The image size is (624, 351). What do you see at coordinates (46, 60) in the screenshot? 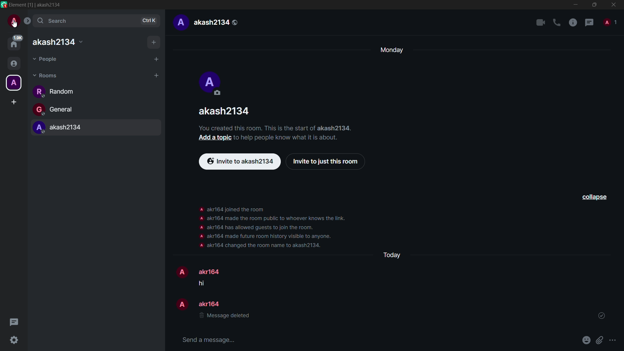
I see `people` at bounding box center [46, 60].